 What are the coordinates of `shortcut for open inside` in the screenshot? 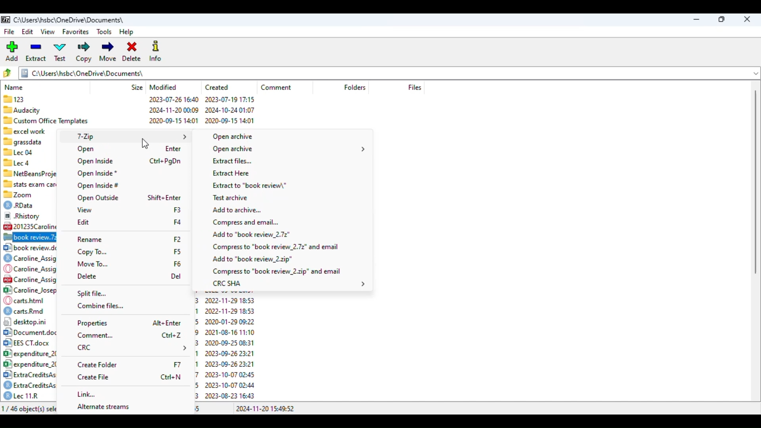 It's located at (166, 161).